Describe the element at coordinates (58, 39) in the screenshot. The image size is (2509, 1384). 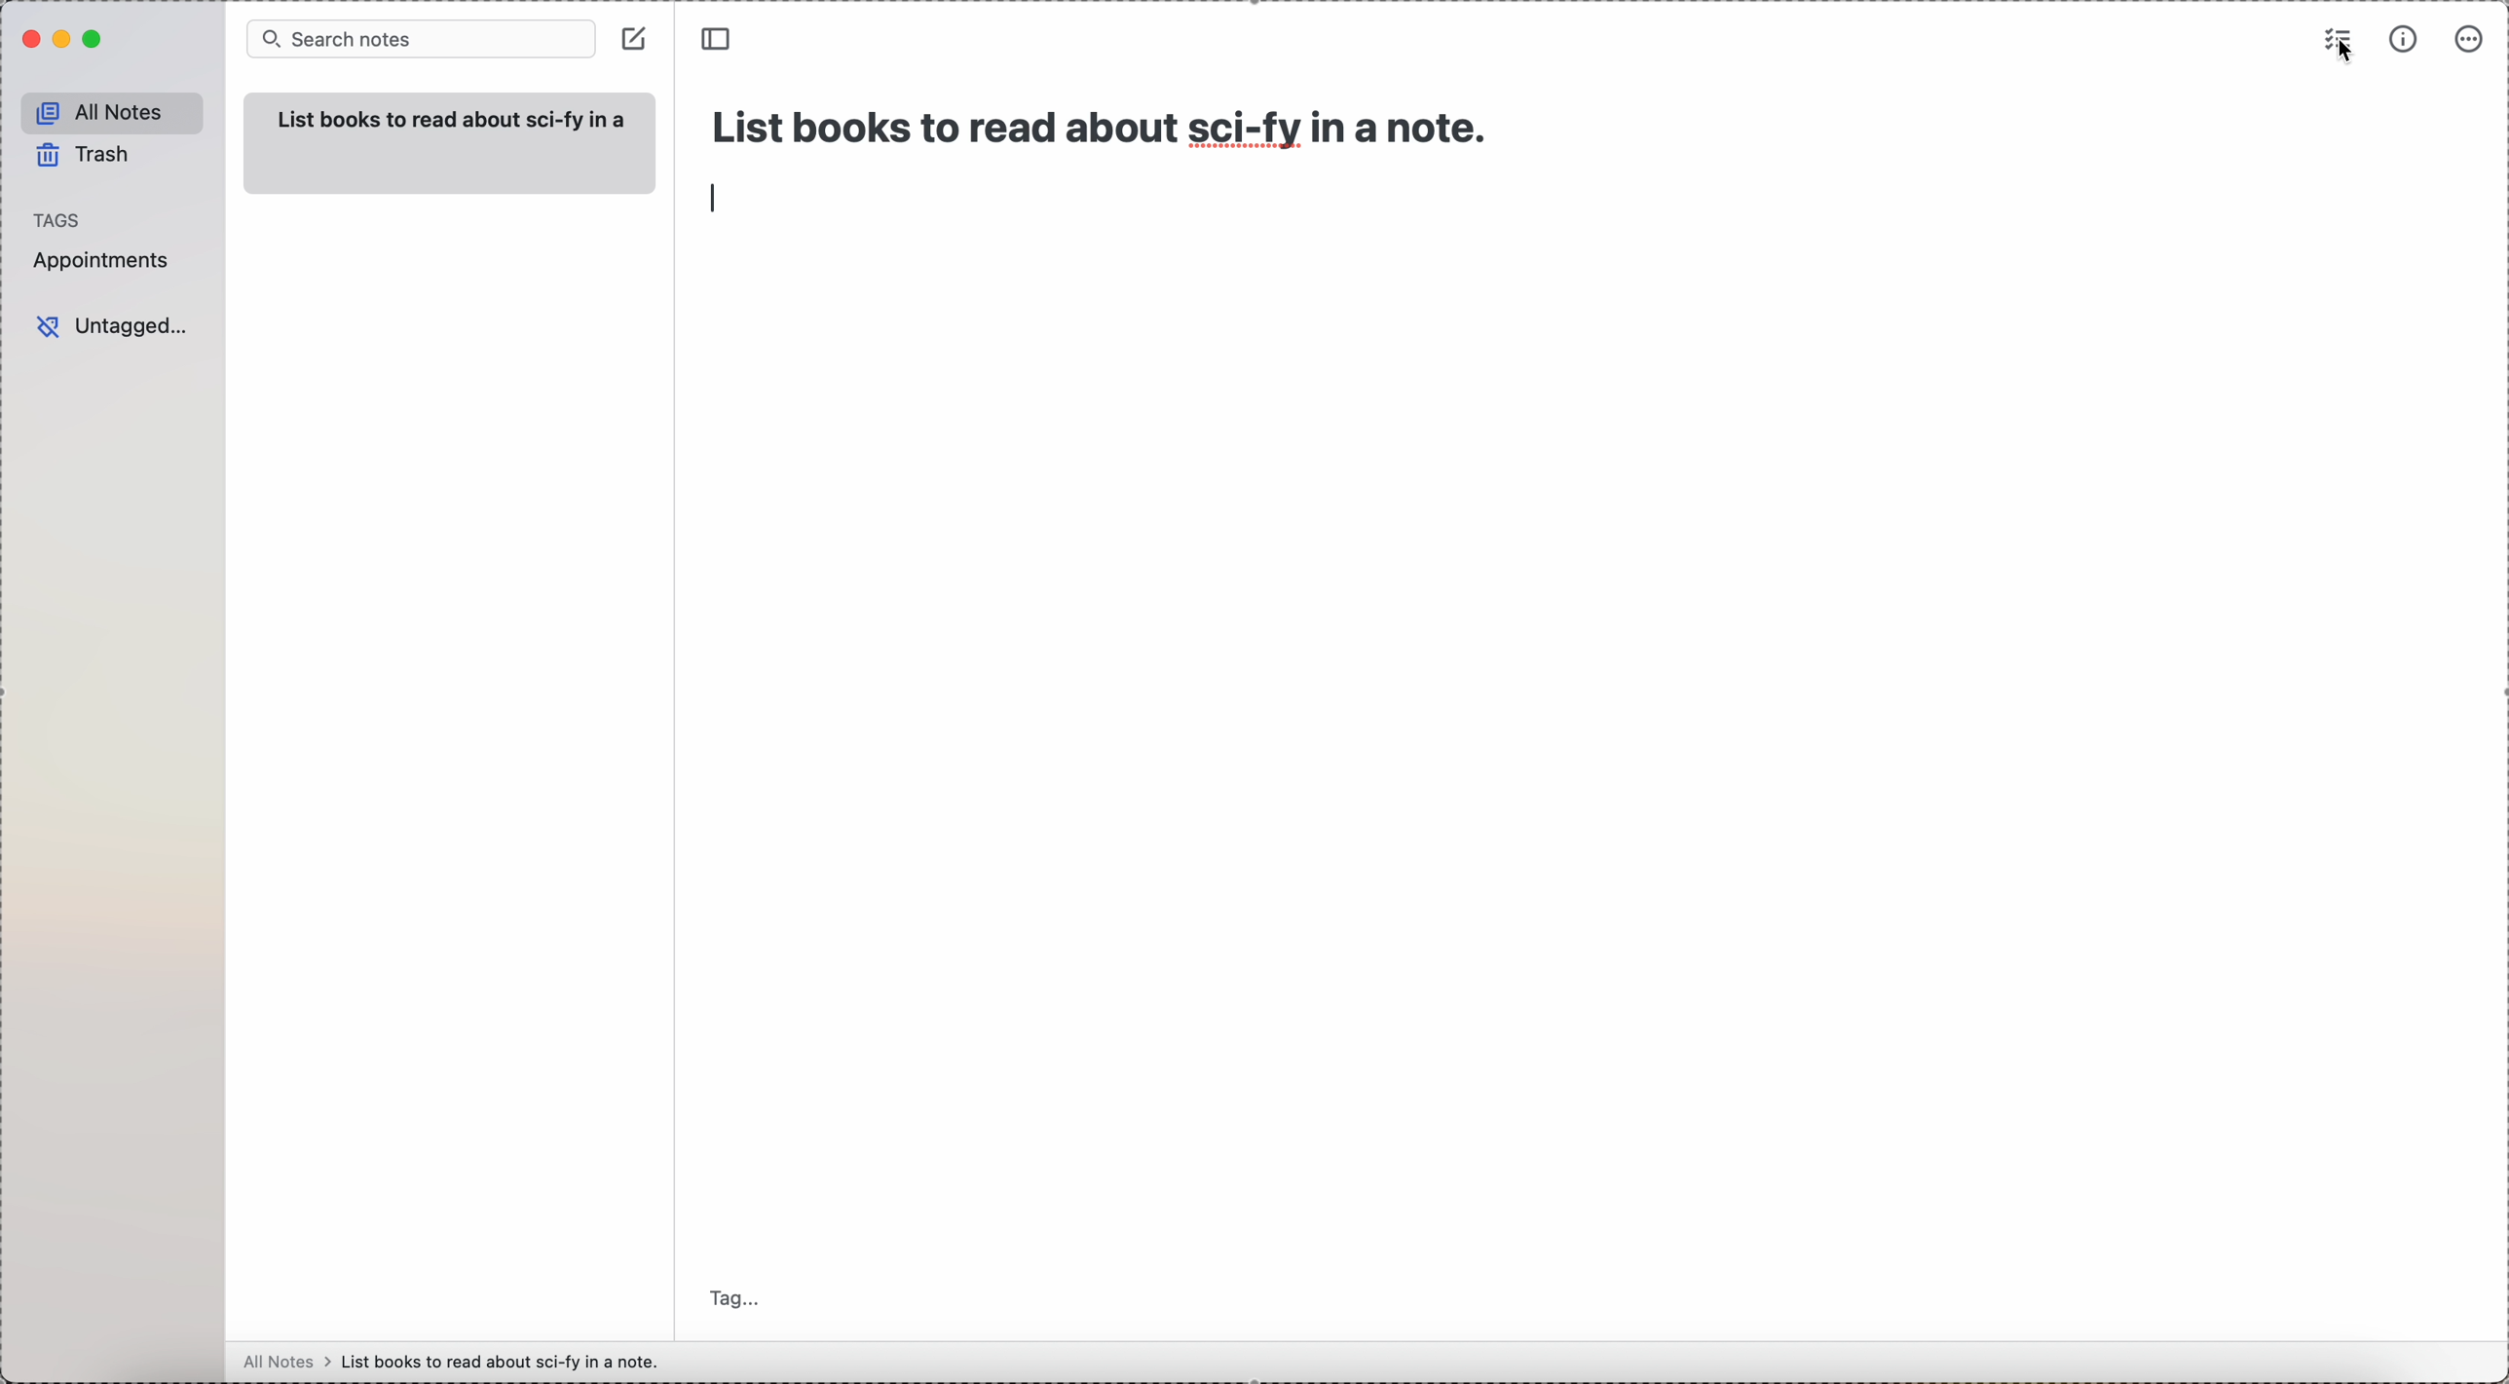
I see `minimize` at that location.